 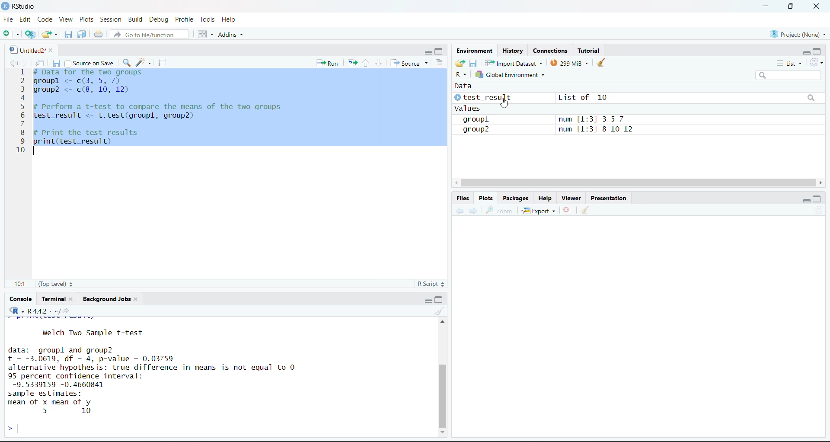 I want to click on source, so click(x=410, y=63).